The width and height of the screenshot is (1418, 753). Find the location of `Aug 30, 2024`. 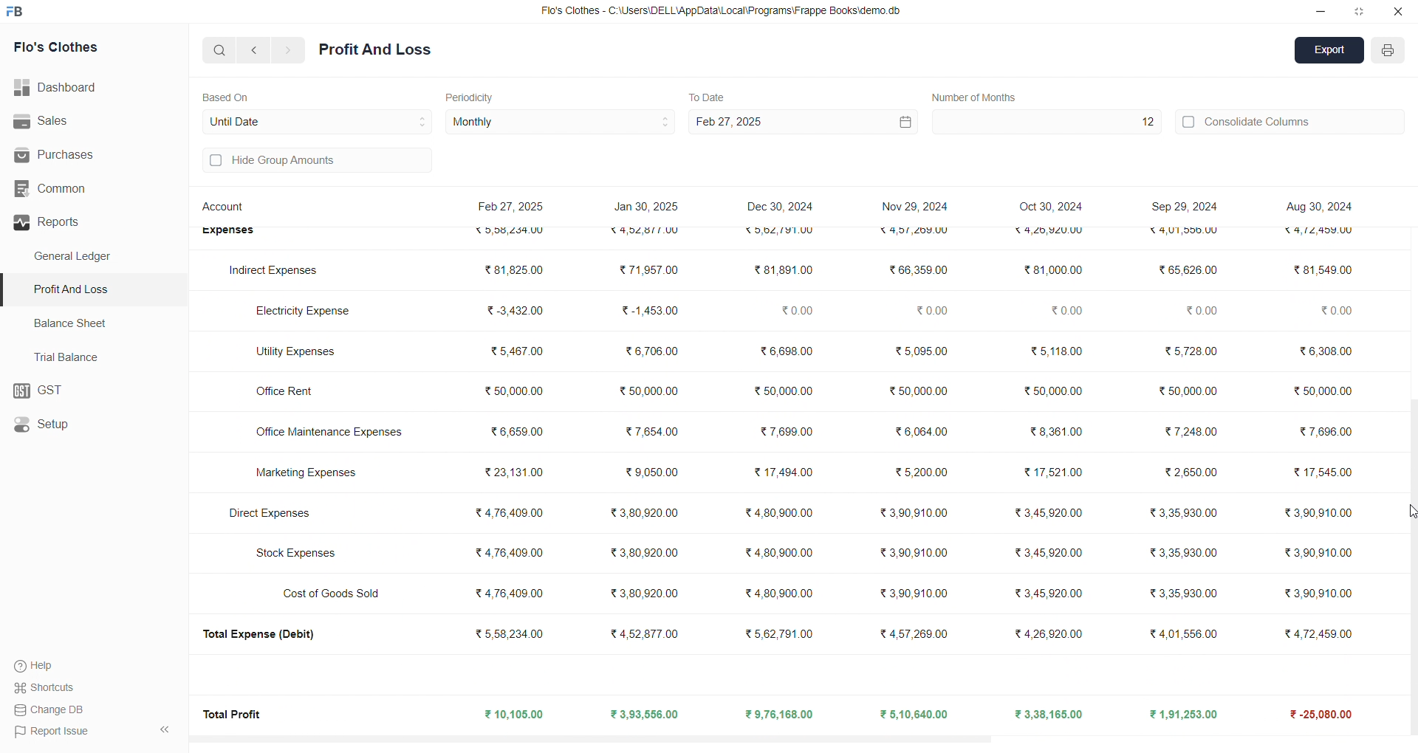

Aug 30, 2024 is located at coordinates (1317, 206).